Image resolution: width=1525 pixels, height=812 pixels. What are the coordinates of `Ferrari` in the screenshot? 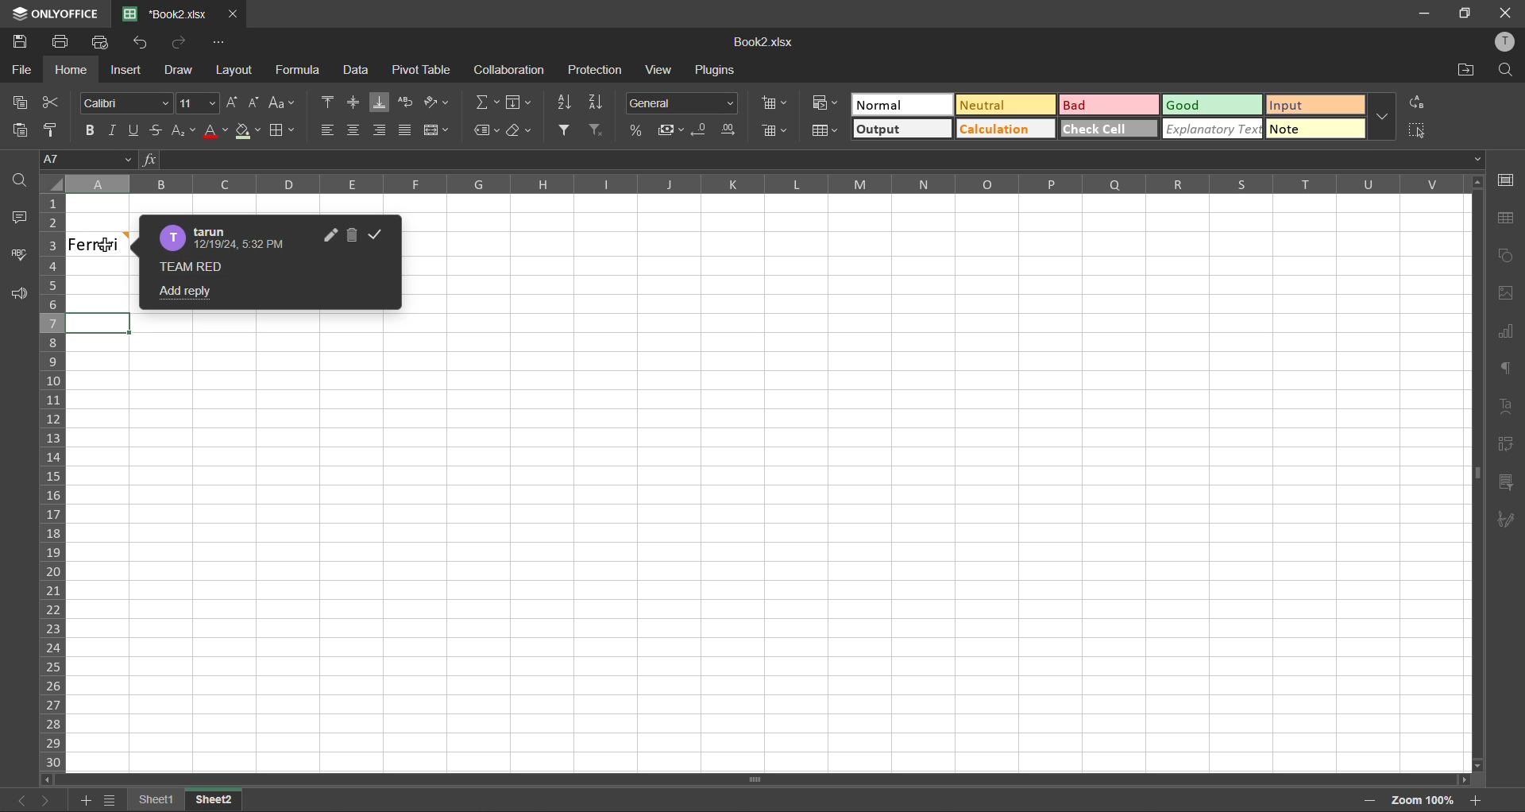 It's located at (100, 244).